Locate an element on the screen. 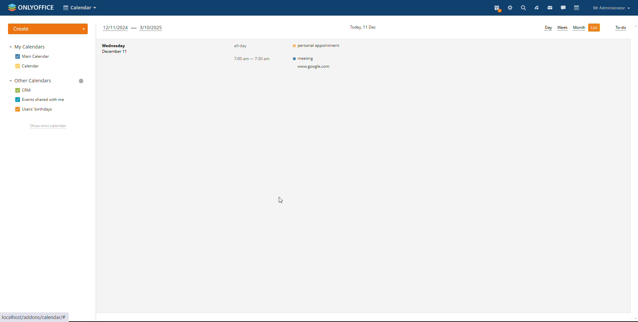 Image resolution: width=638 pixels, height=322 pixels. crm is located at coordinates (24, 90).